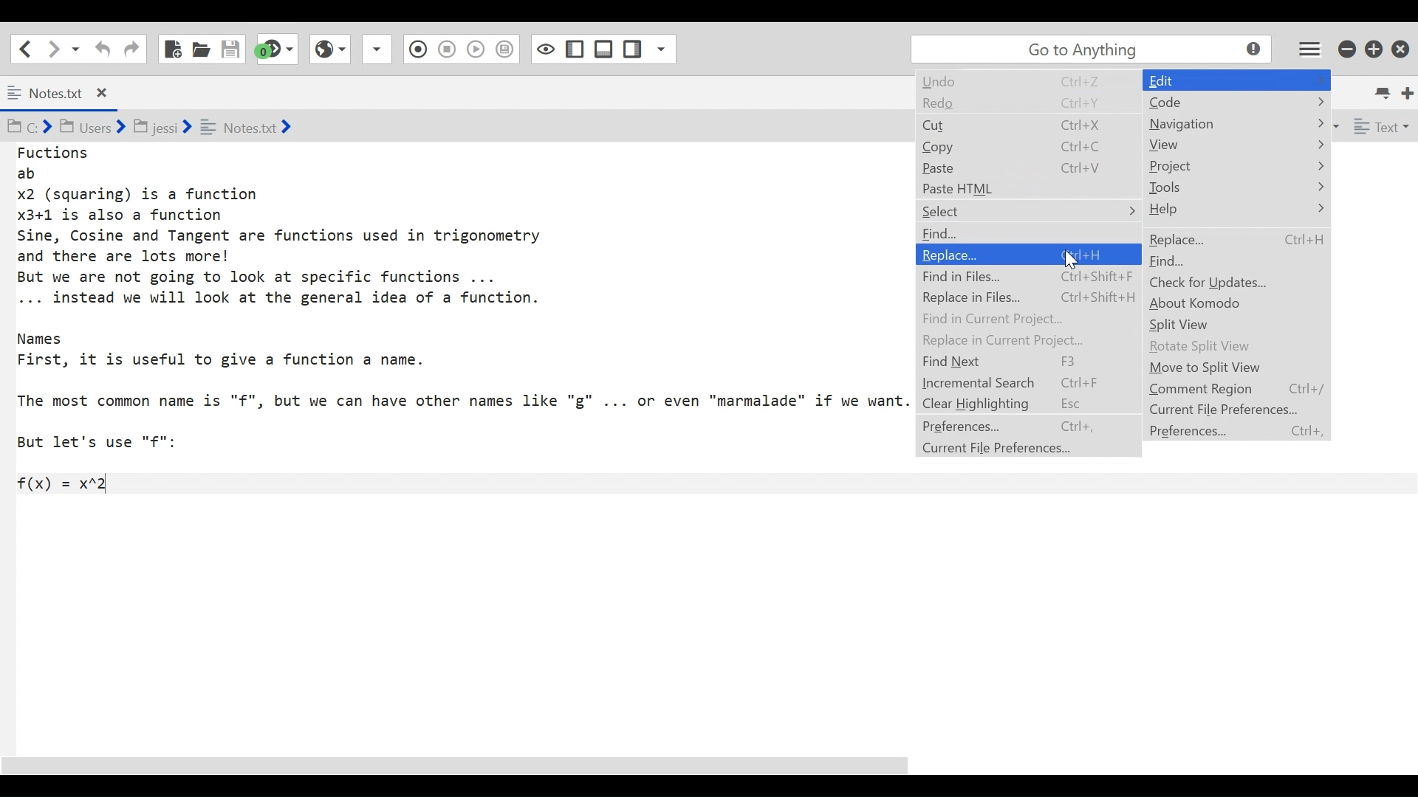 The height and width of the screenshot is (797, 1418). Describe the element at coordinates (1245, 431) in the screenshot. I see `Preferences... Ctrl+,` at that location.